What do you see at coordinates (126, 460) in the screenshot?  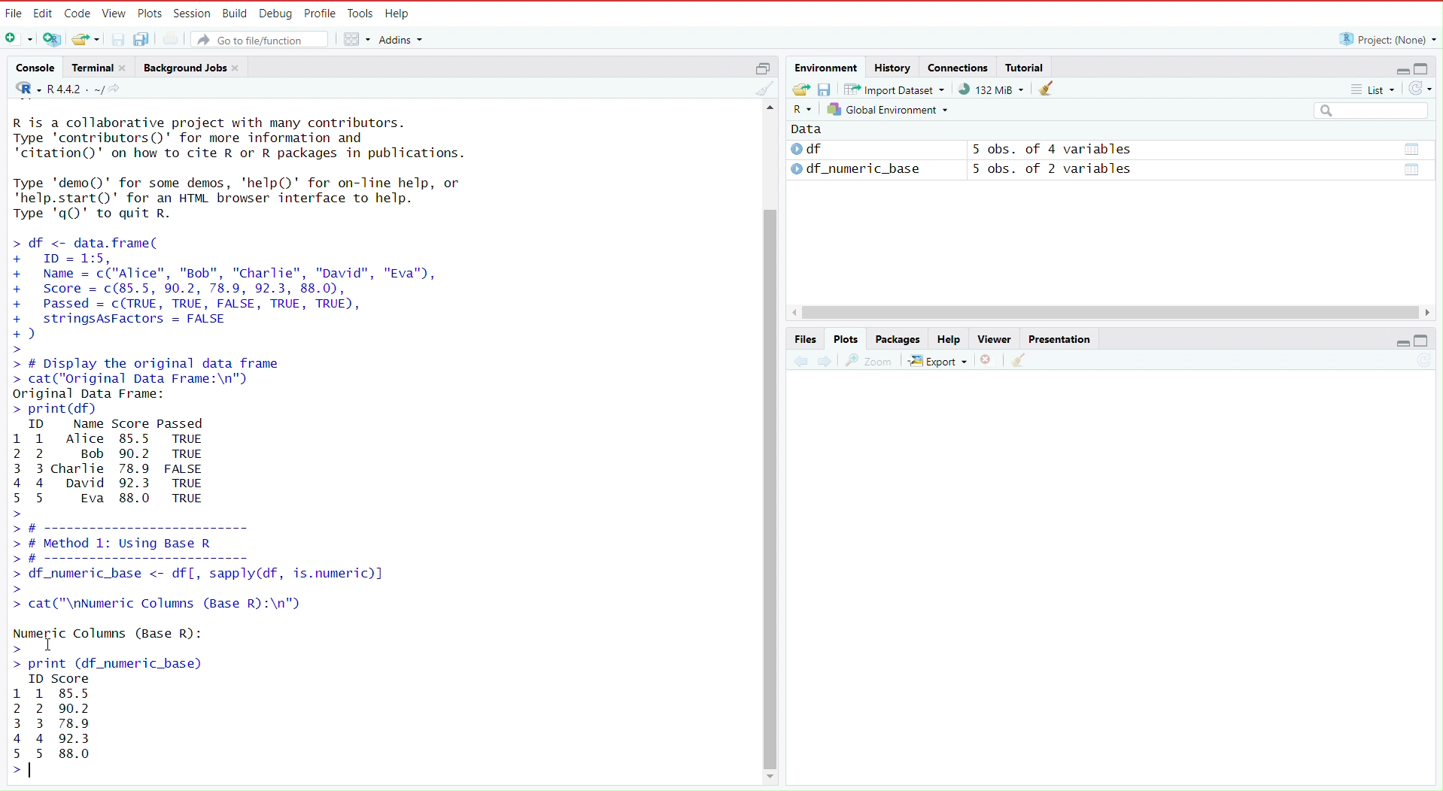 I see `passing score table` at bounding box center [126, 460].